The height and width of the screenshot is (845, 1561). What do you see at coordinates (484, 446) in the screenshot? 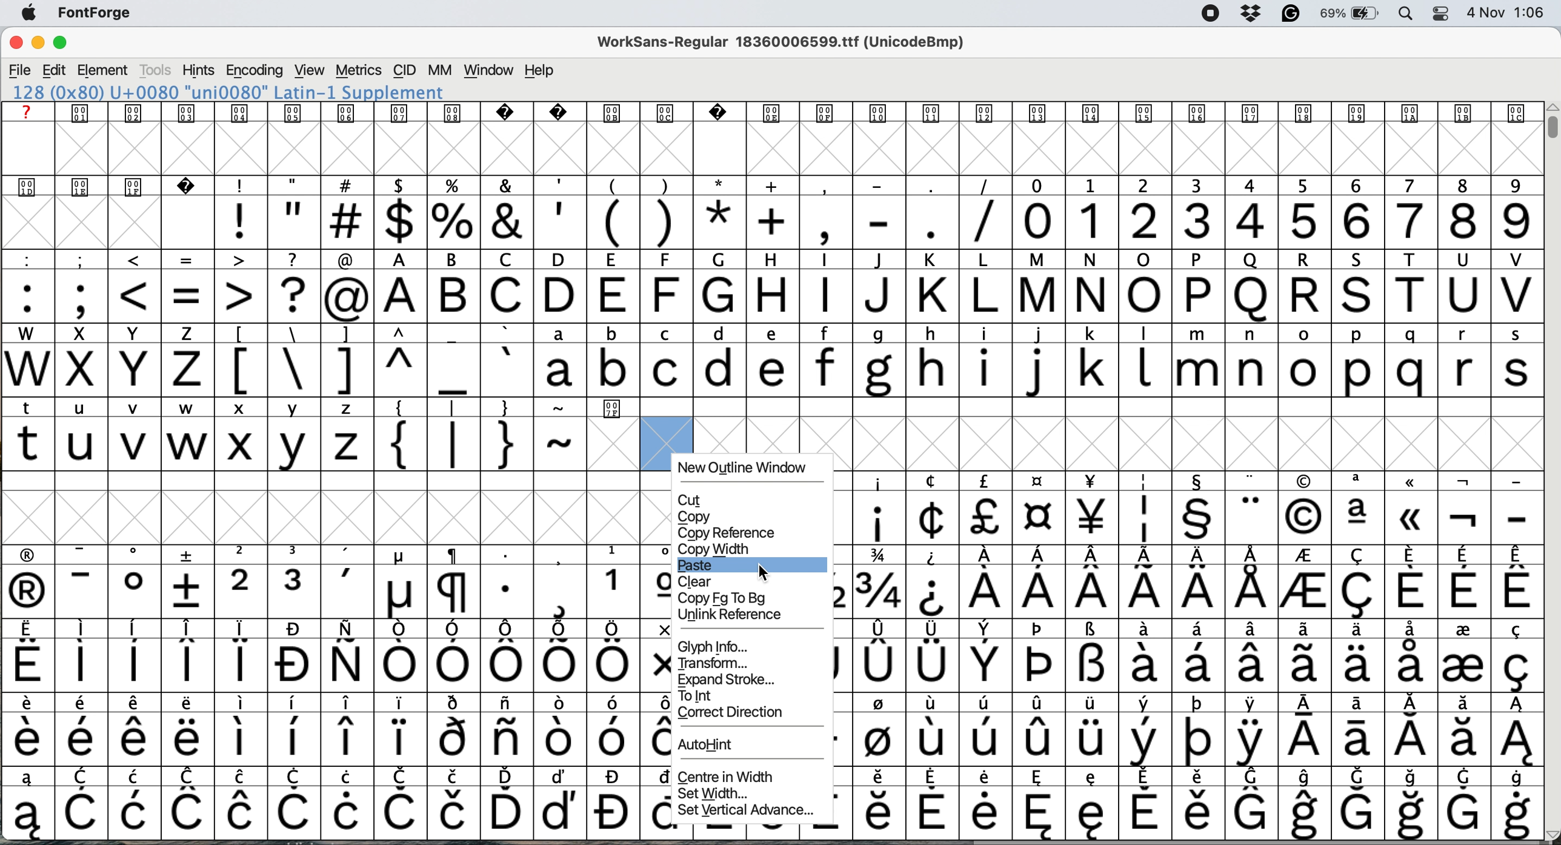
I see `special characters` at bounding box center [484, 446].